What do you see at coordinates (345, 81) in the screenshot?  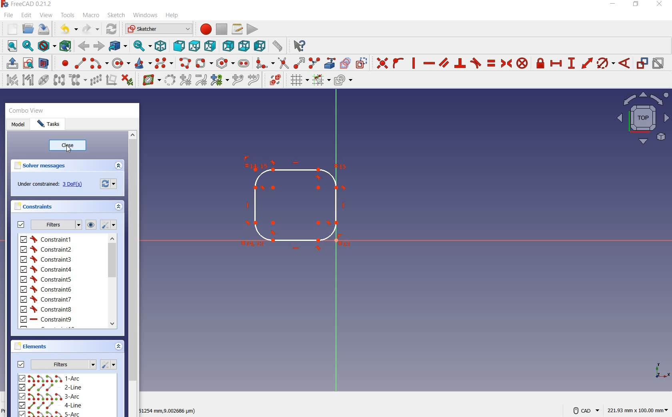 I see `configure rendering order` at bounding box center [345, 81].